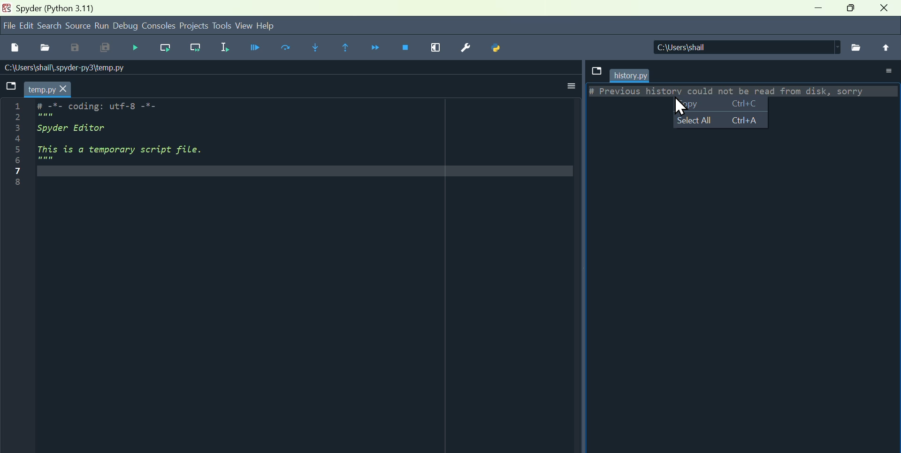  I want to click on Open file, so click(46, 49).